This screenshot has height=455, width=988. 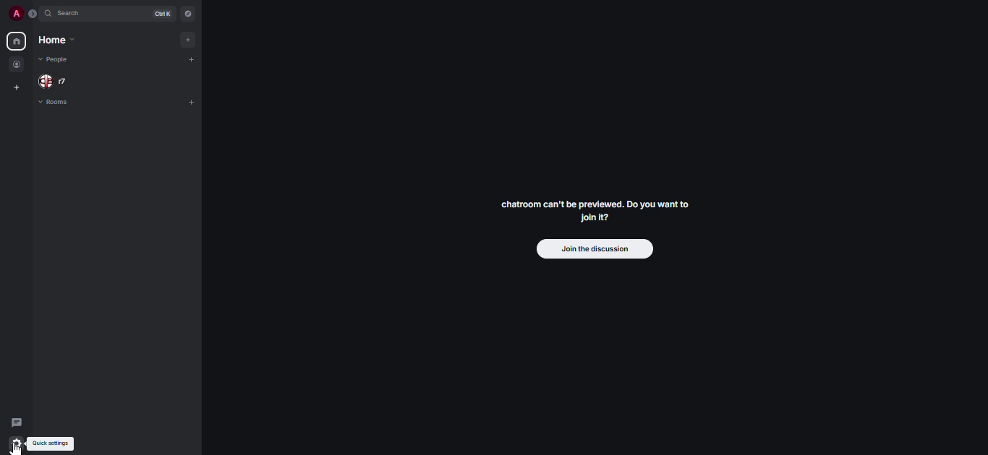 I want to click on people, so click(x=17, y=65).